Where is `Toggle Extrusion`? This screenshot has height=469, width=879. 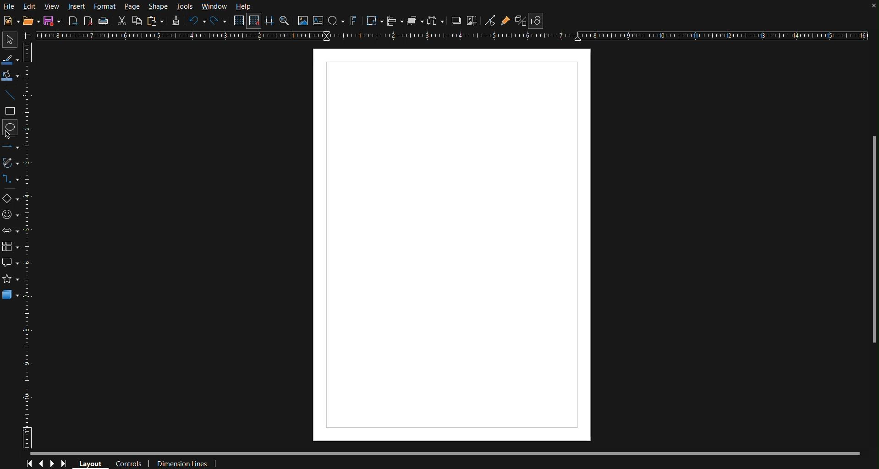
Toggle Extrusion is located at coordinates (520, 21).